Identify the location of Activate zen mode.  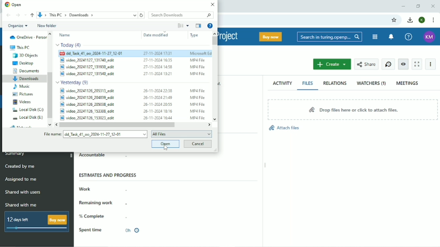
(417, 64).